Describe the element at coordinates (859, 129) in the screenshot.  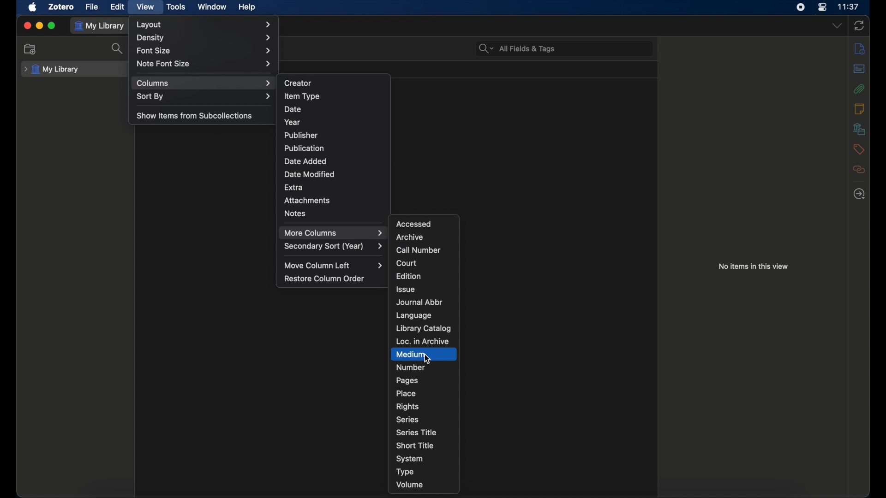
I see `libraries` at that location.